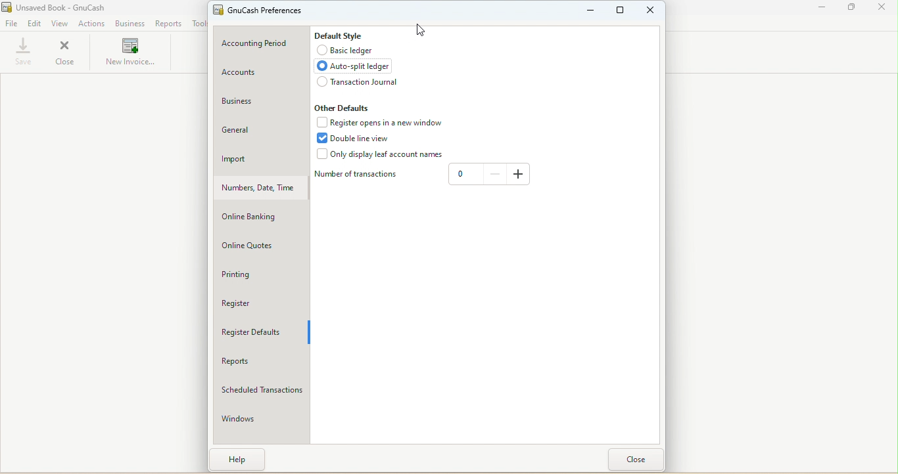  What do you see at coordinates (379, 156) in the screenshot?
I see `Only display leaf account names` at bounding box center [379, 156].